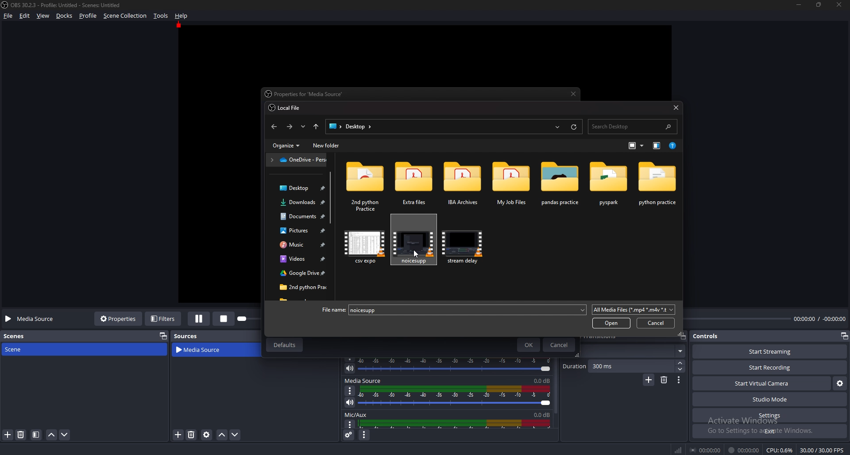  What do you see at coordinates (771, 351) in the screenshot?
I see `Start streaming` at bounding box center [771, 351].